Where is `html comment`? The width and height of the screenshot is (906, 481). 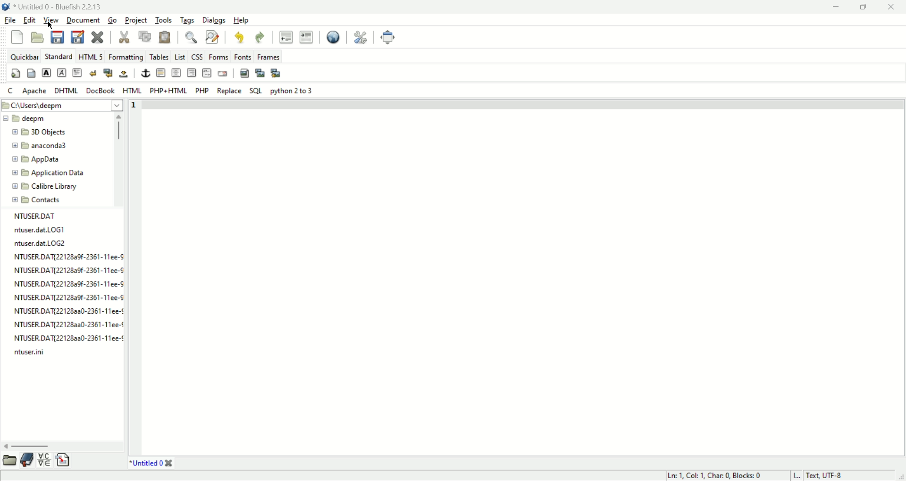 html comment is located at coordinates (206, 73).